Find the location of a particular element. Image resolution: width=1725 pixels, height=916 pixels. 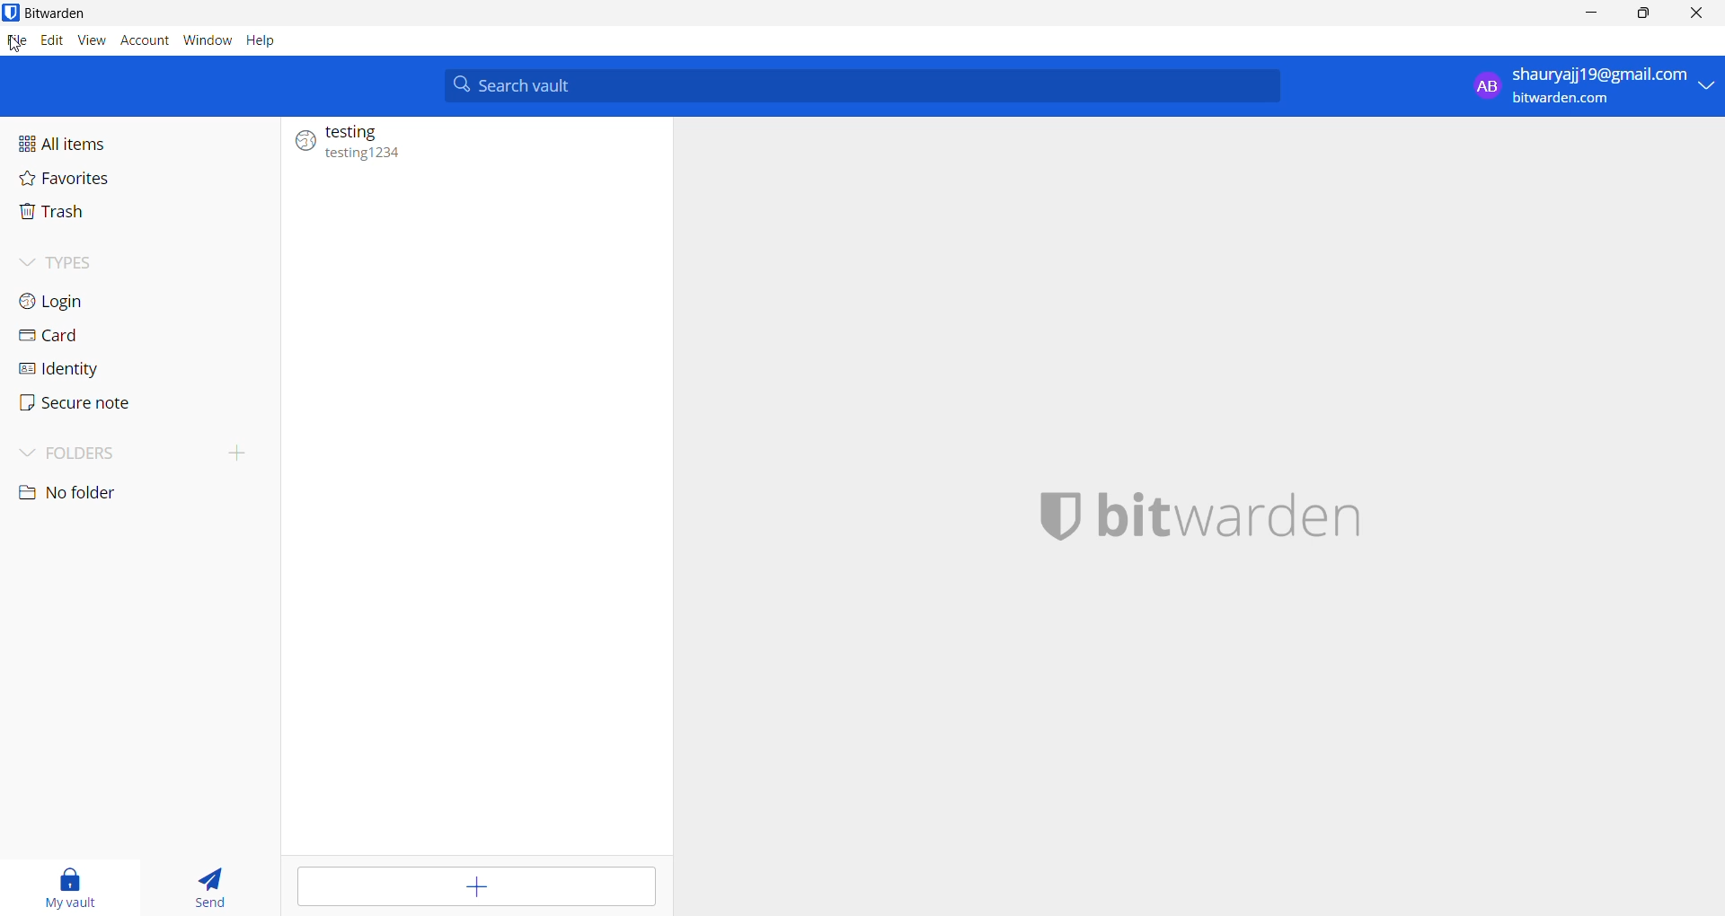

edit is located at coordinates (51, 41).